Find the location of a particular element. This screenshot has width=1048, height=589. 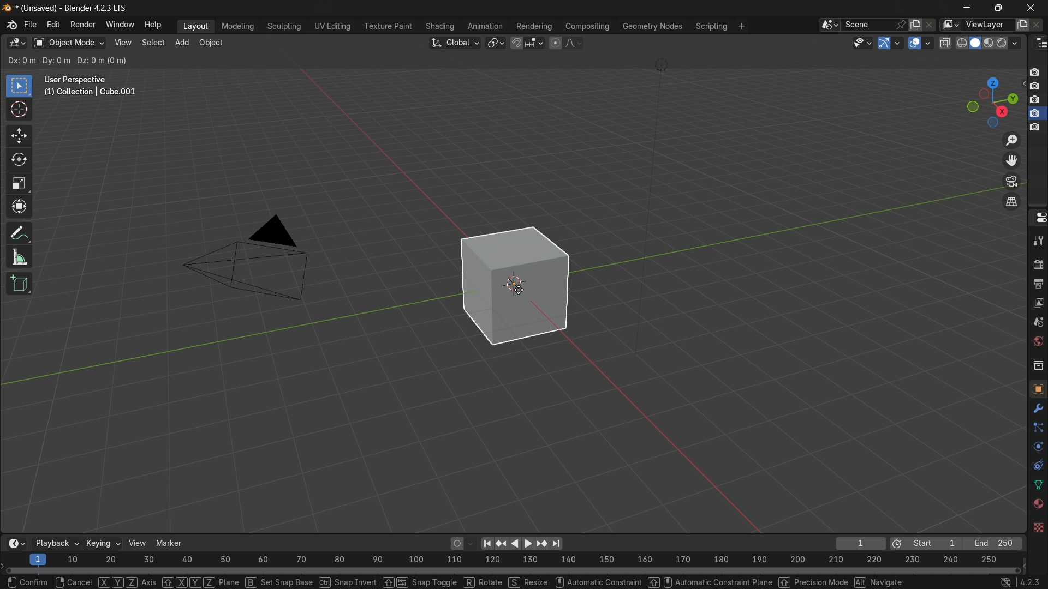

scripting menu is located at coordinates (711, 26).